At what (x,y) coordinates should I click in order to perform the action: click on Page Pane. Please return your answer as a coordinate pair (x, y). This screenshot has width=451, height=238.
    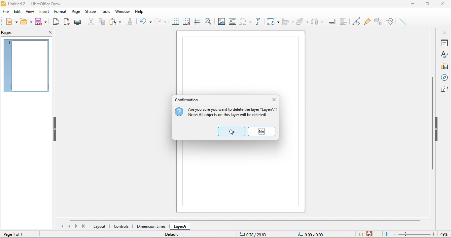
    Looking at the image, I should click on (379, 21).